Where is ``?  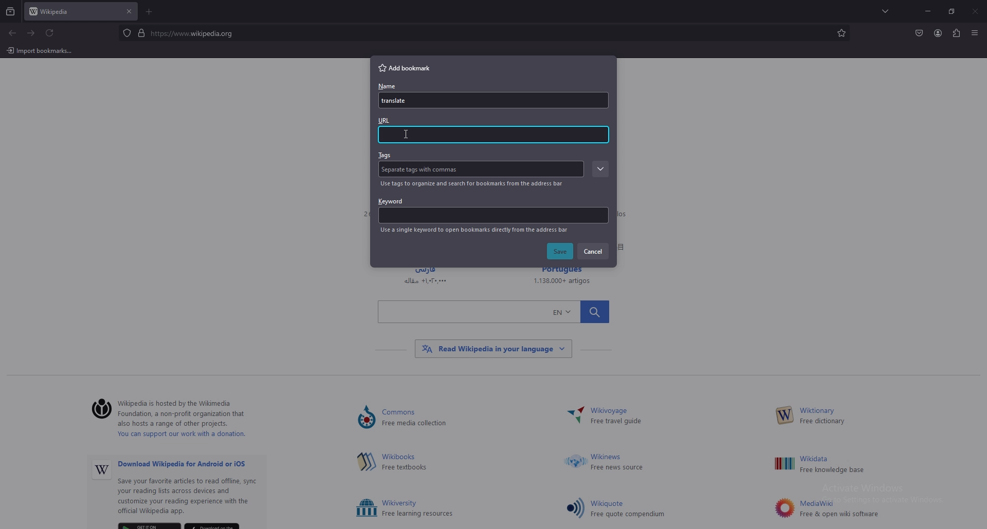
 is located at coordinates (975, 34).